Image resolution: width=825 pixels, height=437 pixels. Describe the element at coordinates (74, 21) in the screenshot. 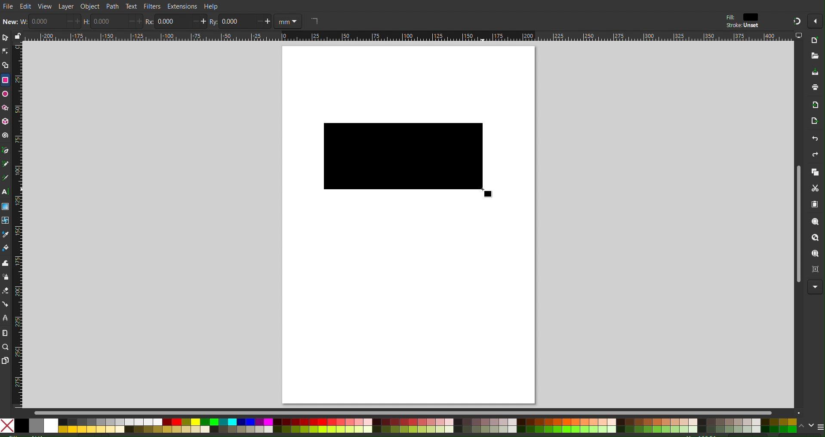

I see `increase/decrease` at that location.